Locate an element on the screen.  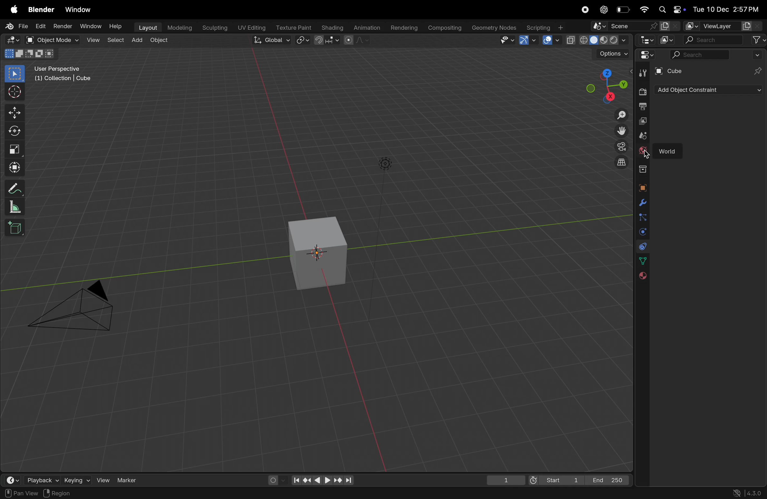
Shading is located at coordinates (331, 27).